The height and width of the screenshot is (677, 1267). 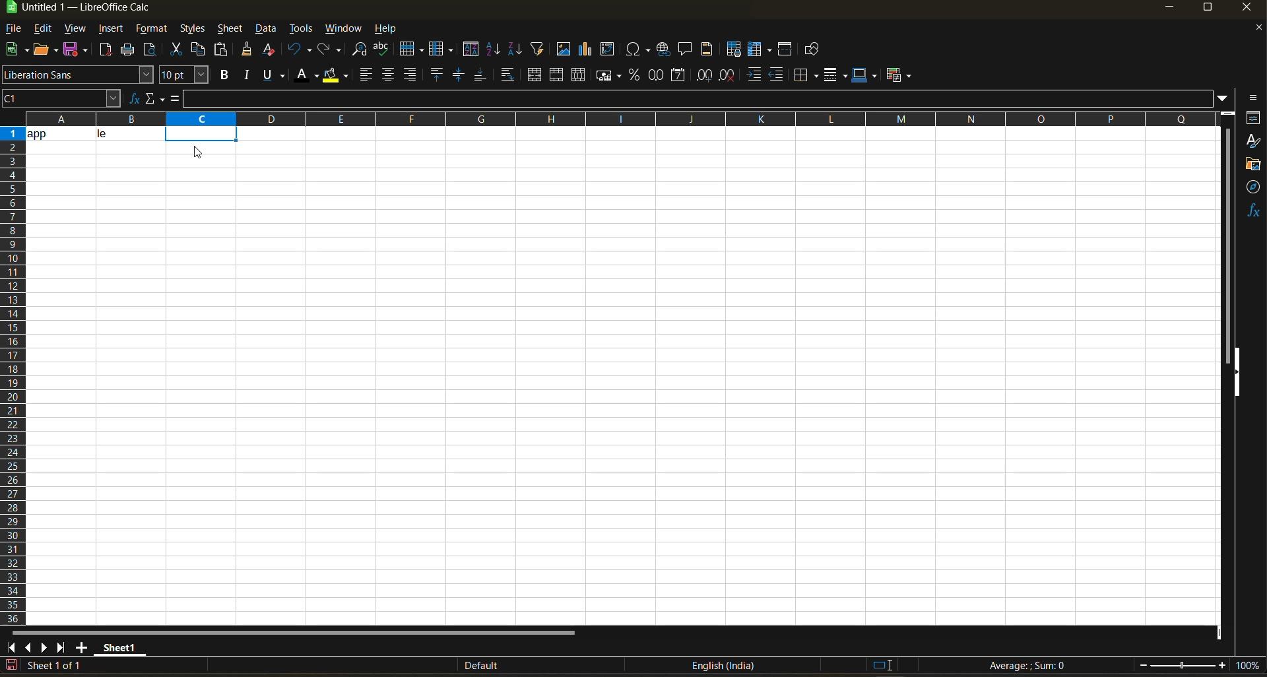 What do you see at coordinates (1251, 98) in the screenshot?
I see `sidebar settings` at bounding box center [1251, 98].